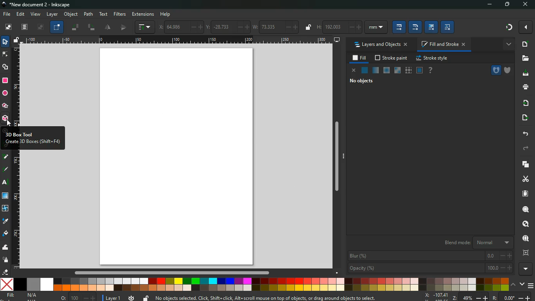 Image resolution: width=535 pixels, height=301 pixels. What do you see at coordinates (5, 248) in the screenshot?
I see `wave` at bounding box center [5, 248].